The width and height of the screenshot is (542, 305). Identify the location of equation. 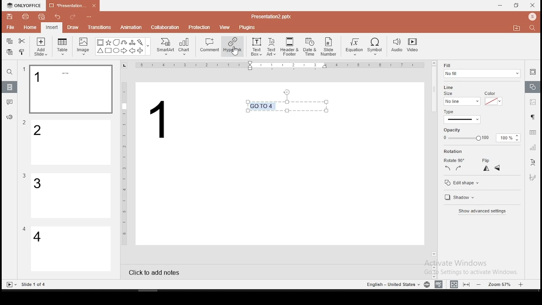
(354, 47).